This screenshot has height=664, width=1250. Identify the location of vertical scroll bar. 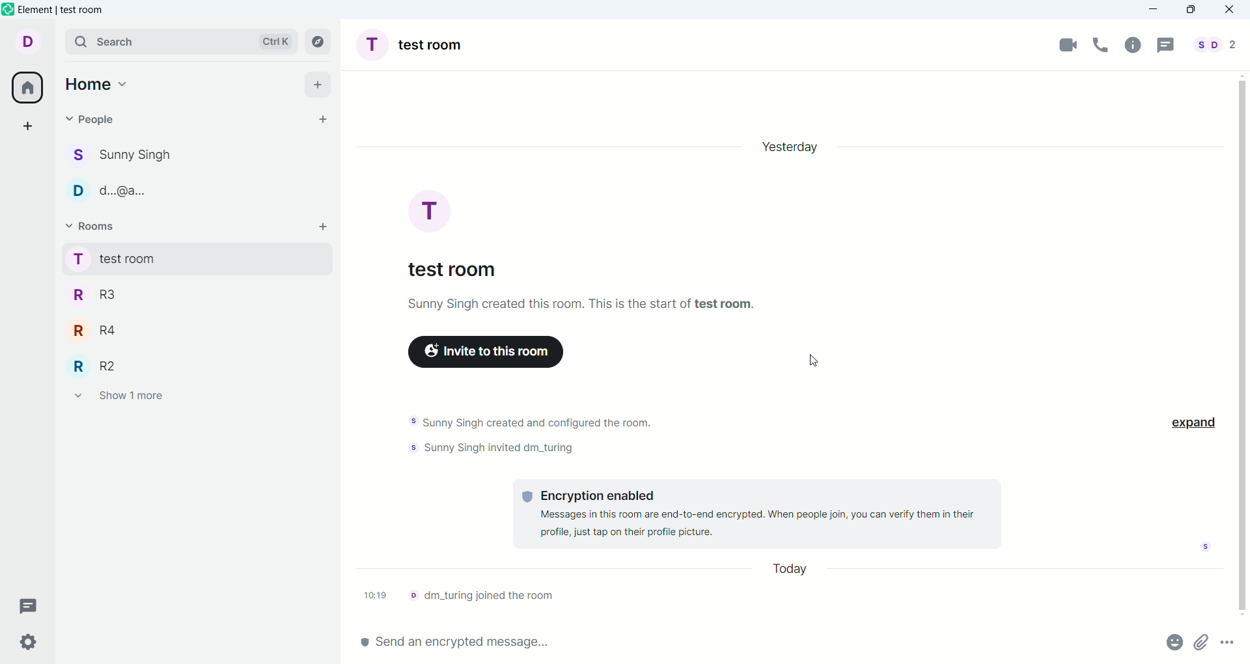
(1242, 345).